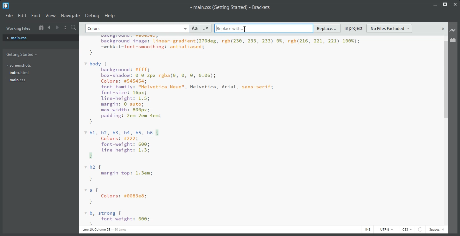 This screenshot has height=236, width=460. What do you see at coordinates (110, 15) in the screenshot?
I see `Help` at bounding box center [110, 15].